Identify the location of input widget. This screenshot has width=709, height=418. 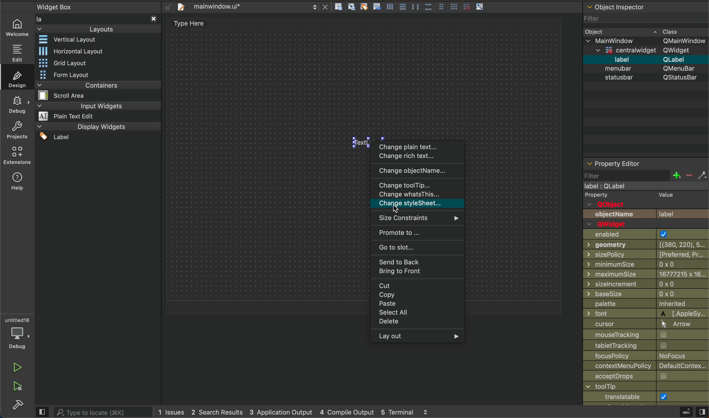
(97, 111).